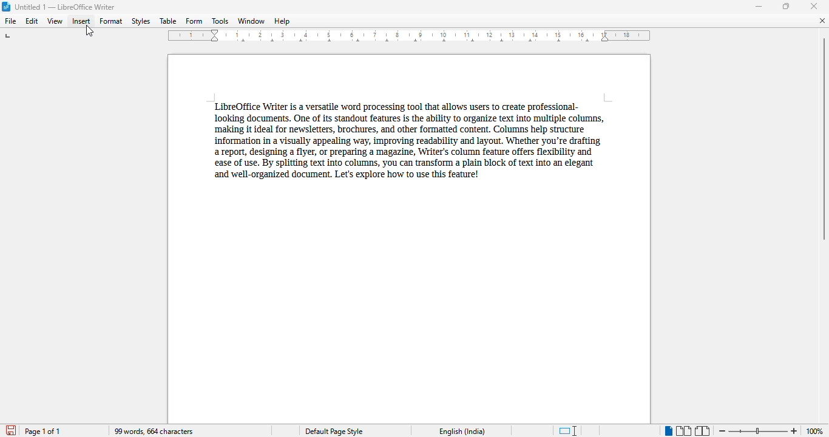 The width and height of the screenshot is (829, 437). I want to click on insert, so click(82, 21).